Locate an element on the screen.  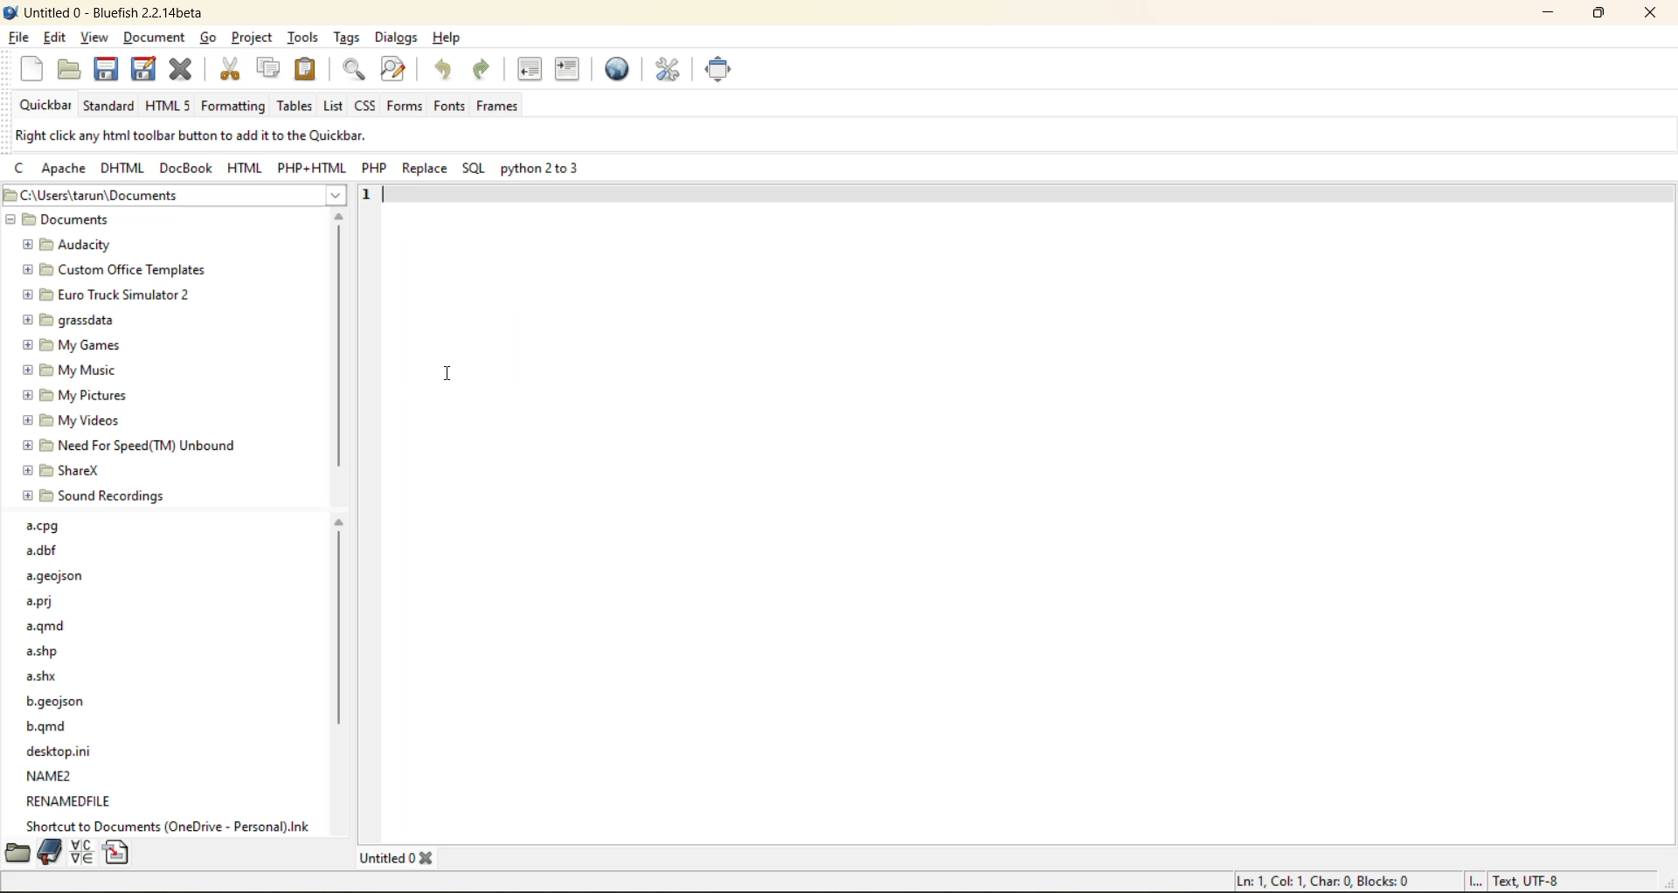
edit is located at coordinates (56, 36).